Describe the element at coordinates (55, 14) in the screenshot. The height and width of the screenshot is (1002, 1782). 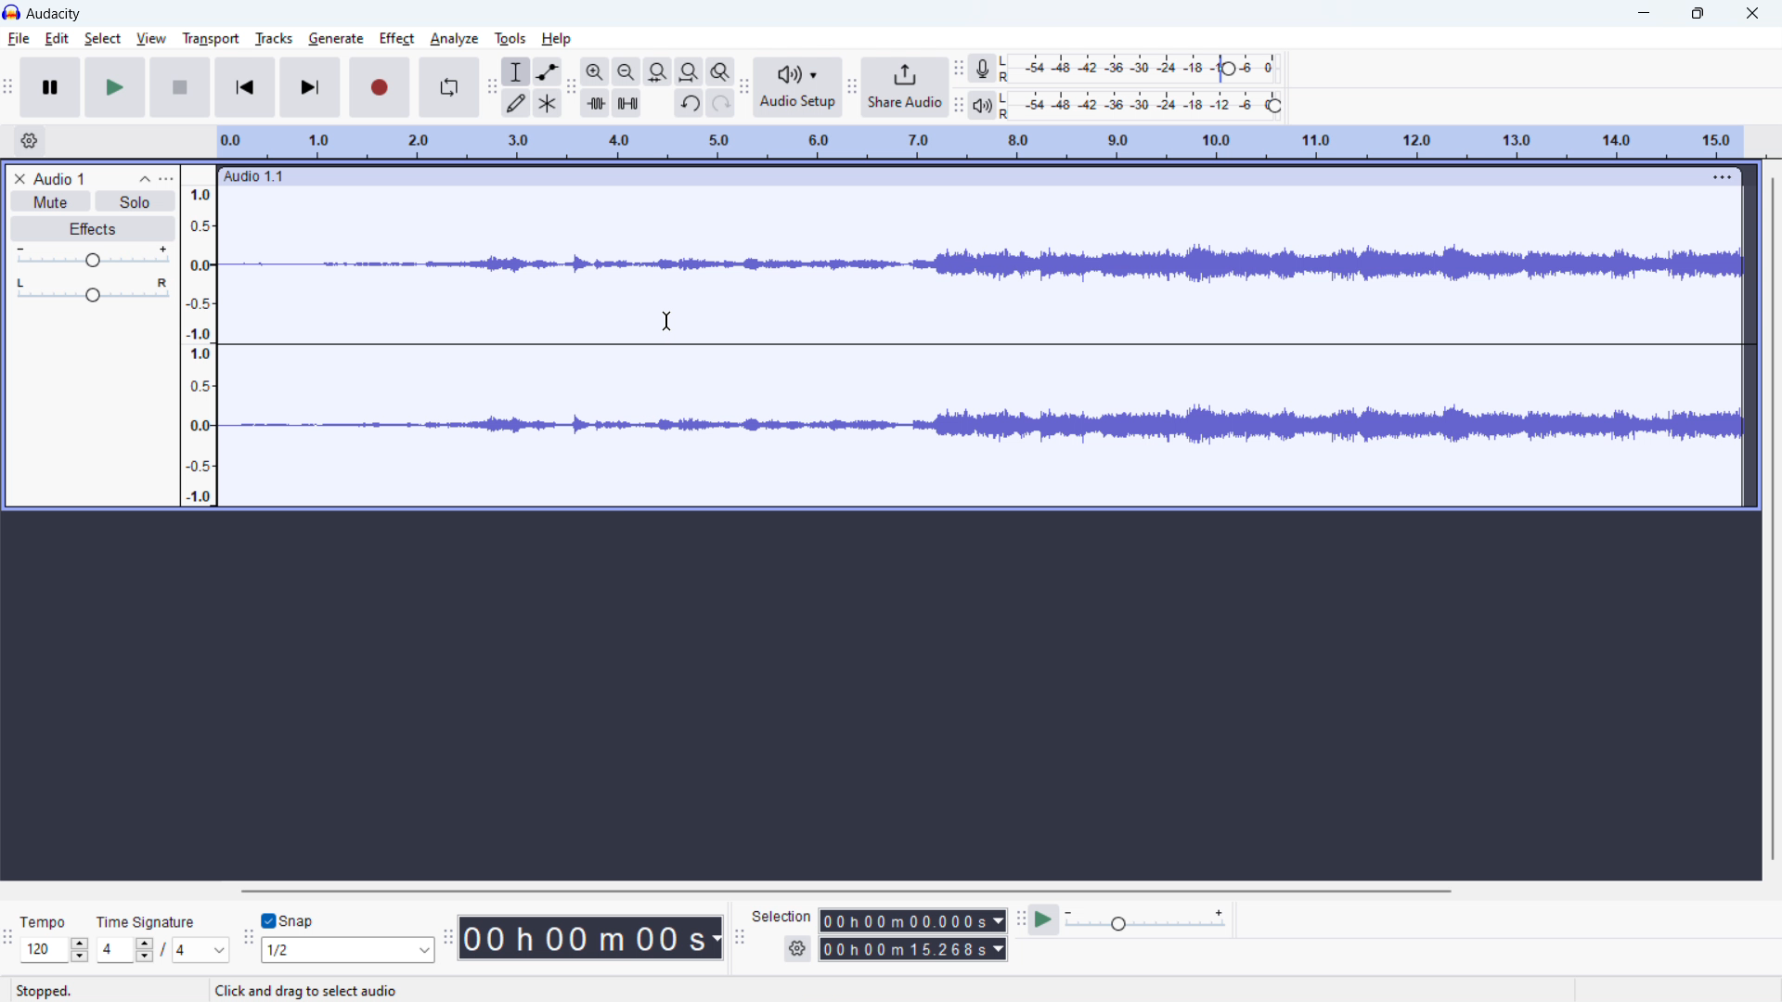
I see `title` at that location.